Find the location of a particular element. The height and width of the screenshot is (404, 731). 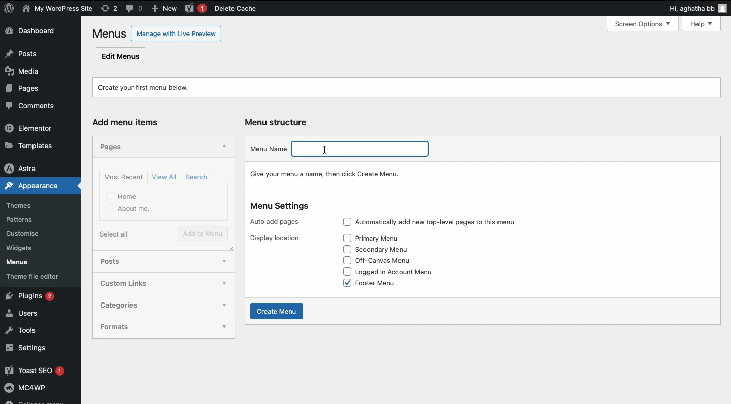

Check box is located at coordinates (343, 249).